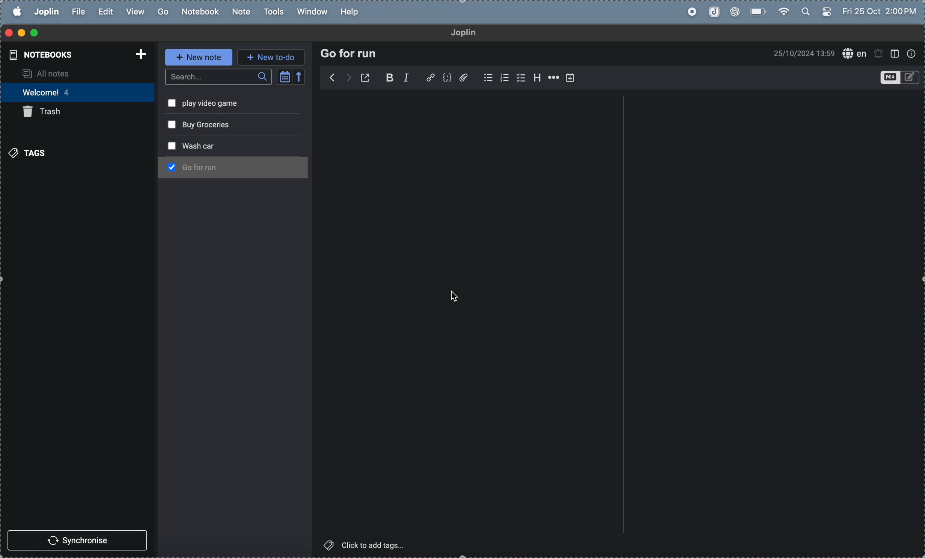 The height and width of the screenshot is (558, 925). What do you see at coordinates (519, 78) in the screenshot?
I see `check box` at bounding box center [519, 78].